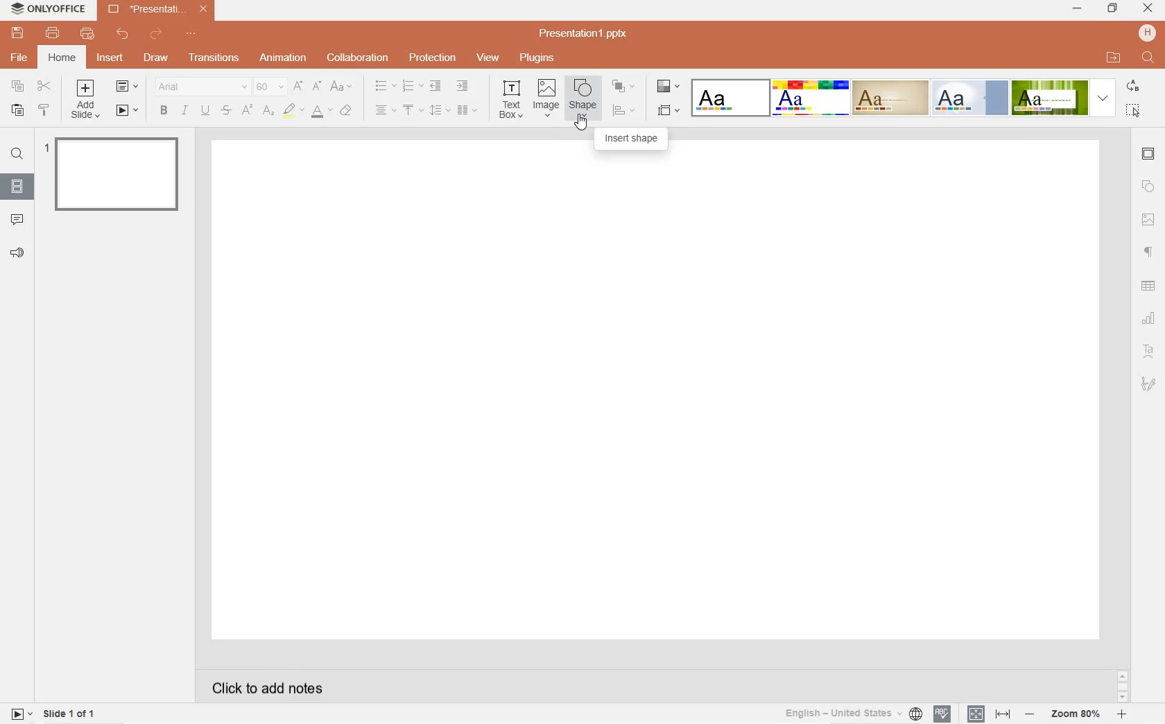  I want to click on slide settings, so click(1149, 155).